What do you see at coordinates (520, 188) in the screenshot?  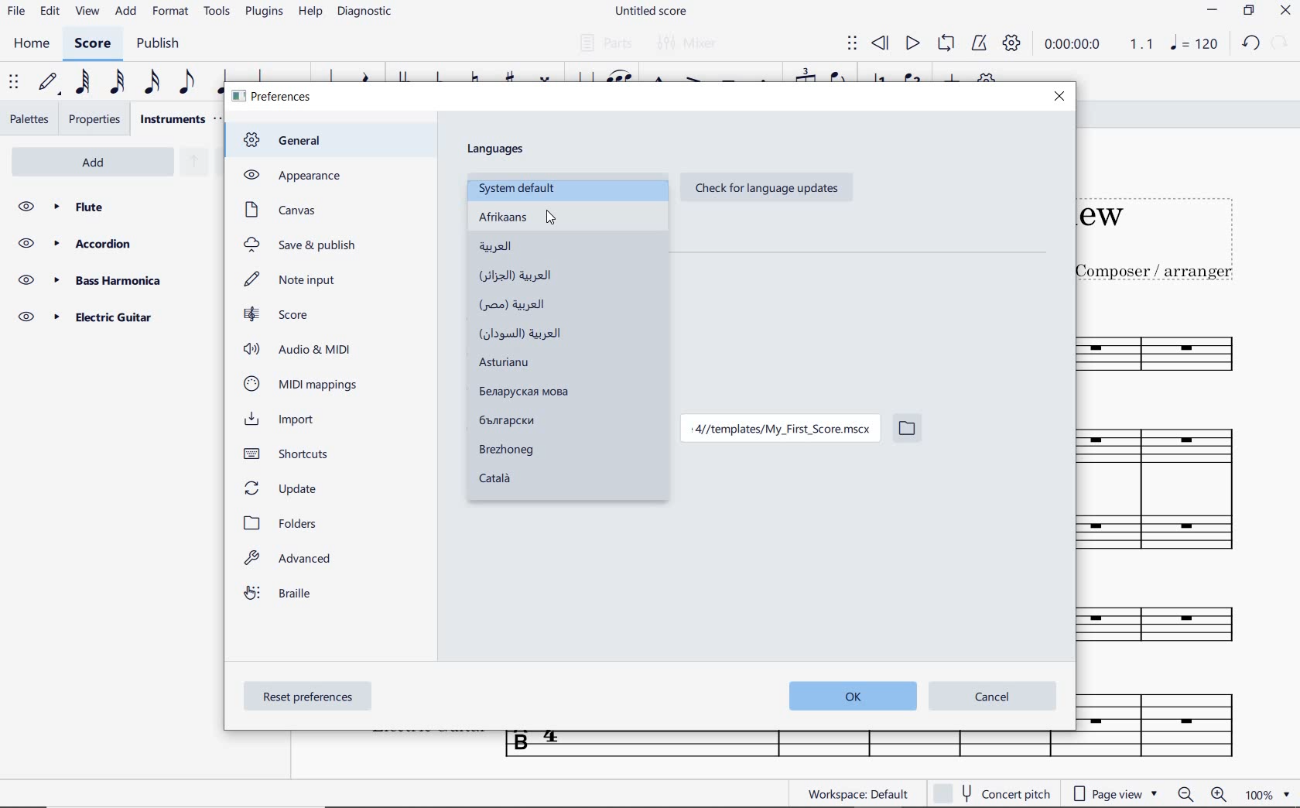 I see `system default` at bounding box center [520, 188].